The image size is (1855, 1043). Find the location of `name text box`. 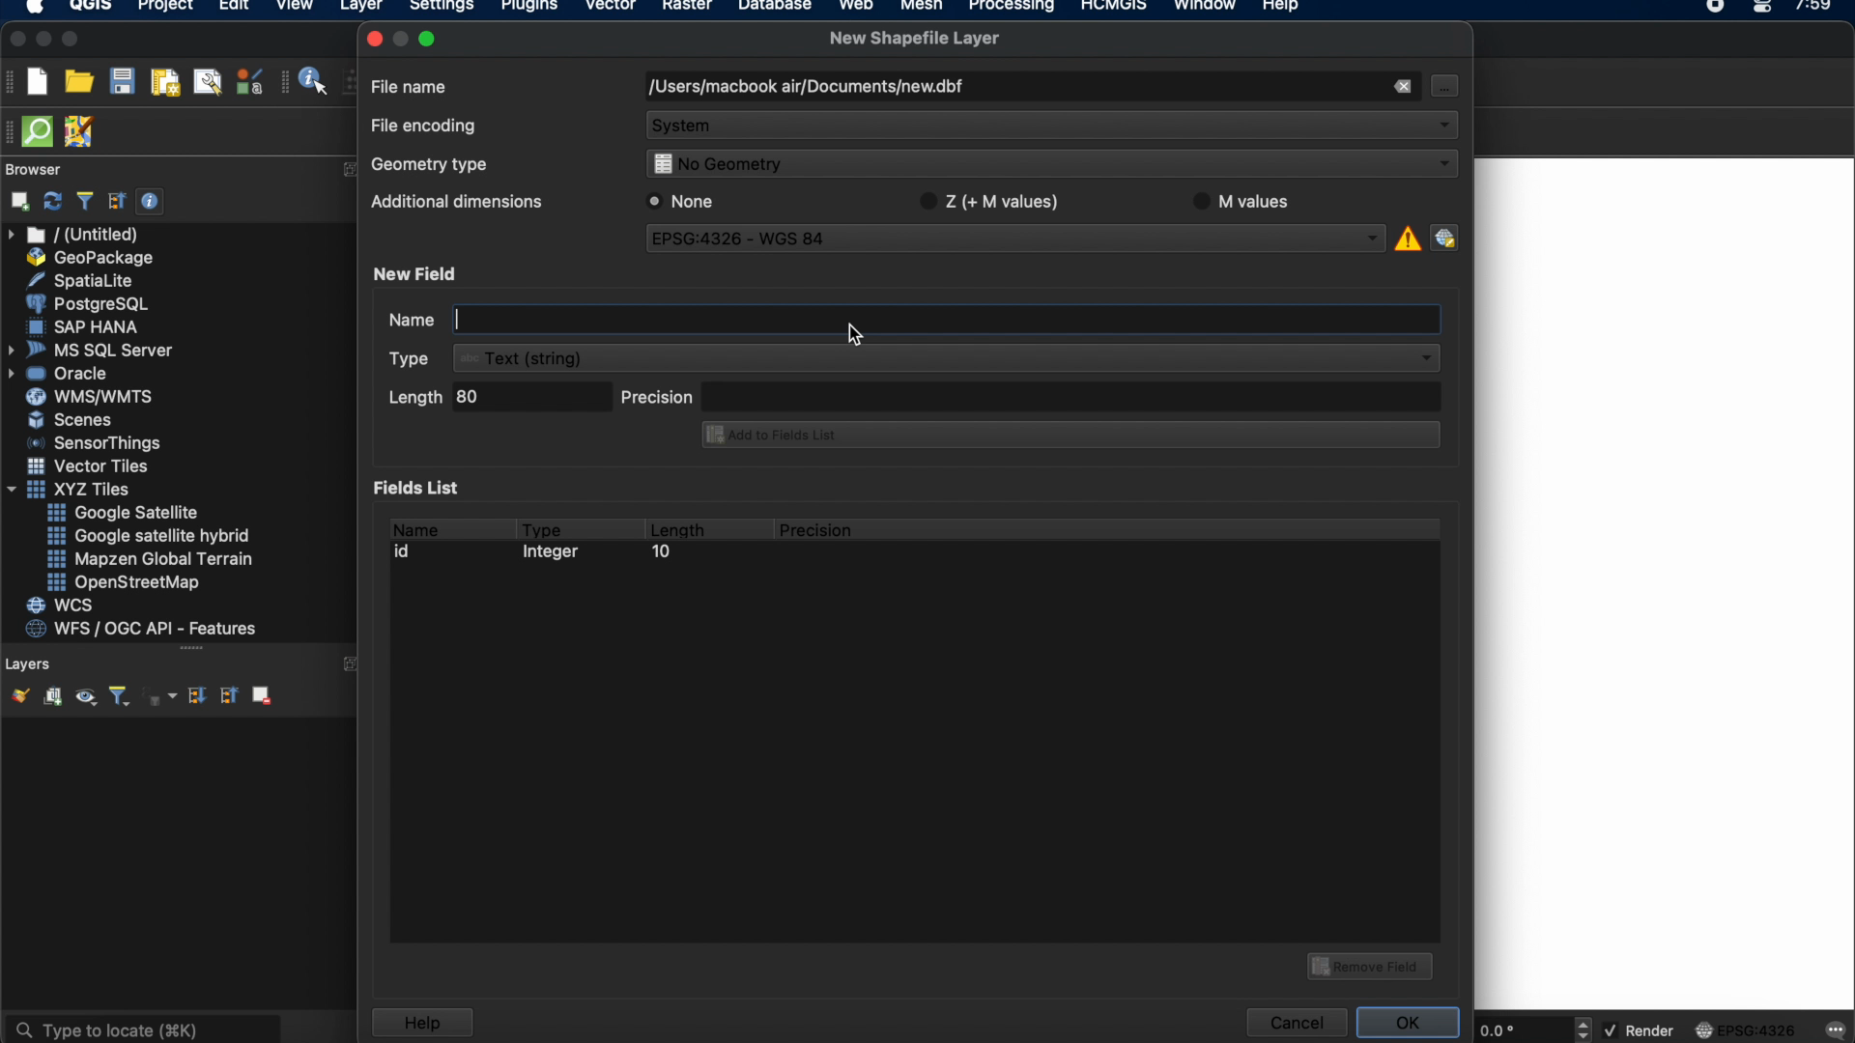

name text box is located at coordinates (911, 320).